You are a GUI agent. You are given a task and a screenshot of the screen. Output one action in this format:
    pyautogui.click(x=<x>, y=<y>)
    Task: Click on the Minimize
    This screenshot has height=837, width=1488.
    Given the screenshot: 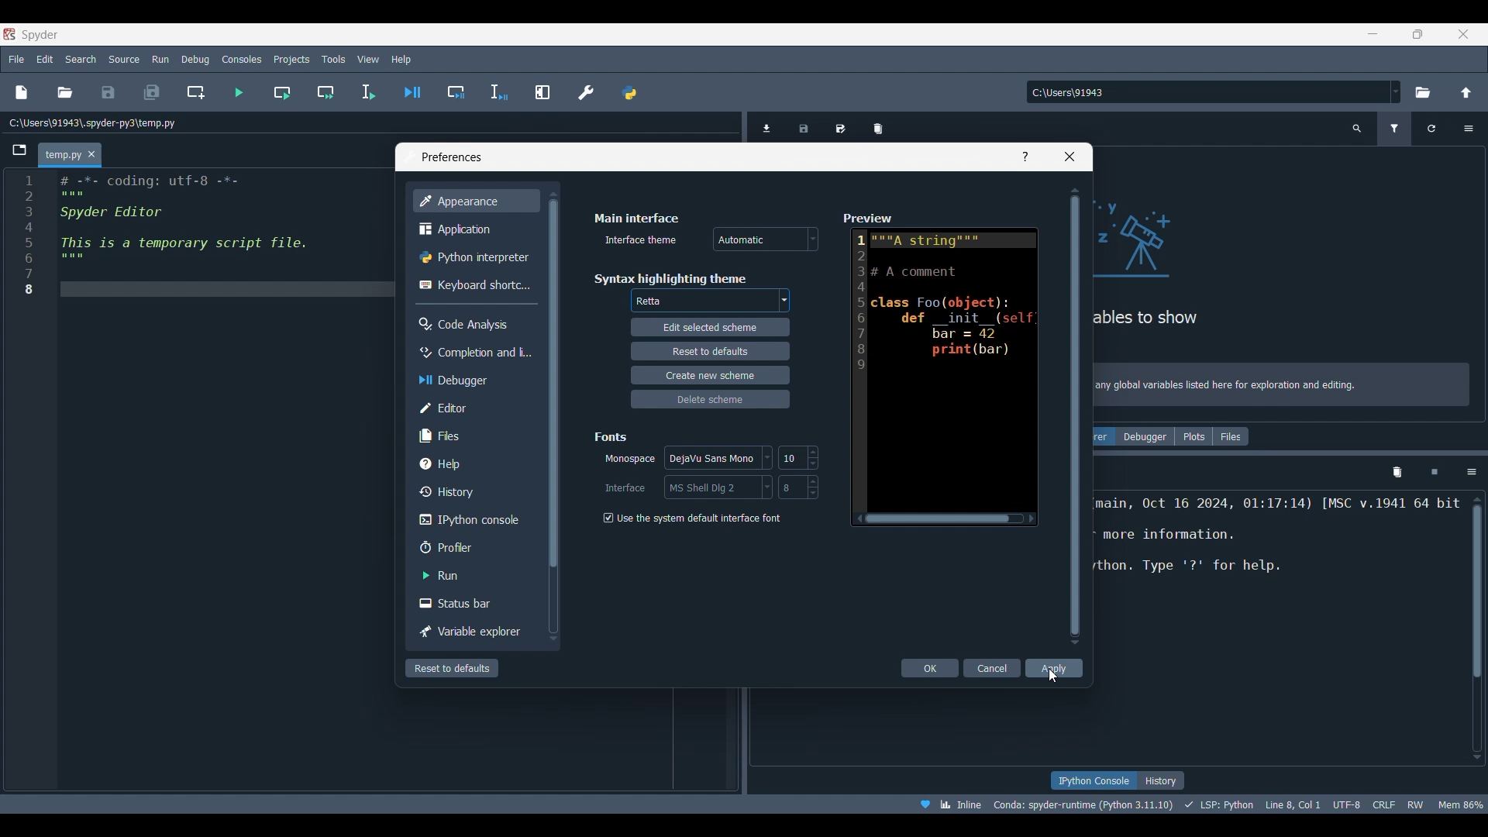 What is the action you would take?
    pyautogui.click(x=1379, y=36)
    